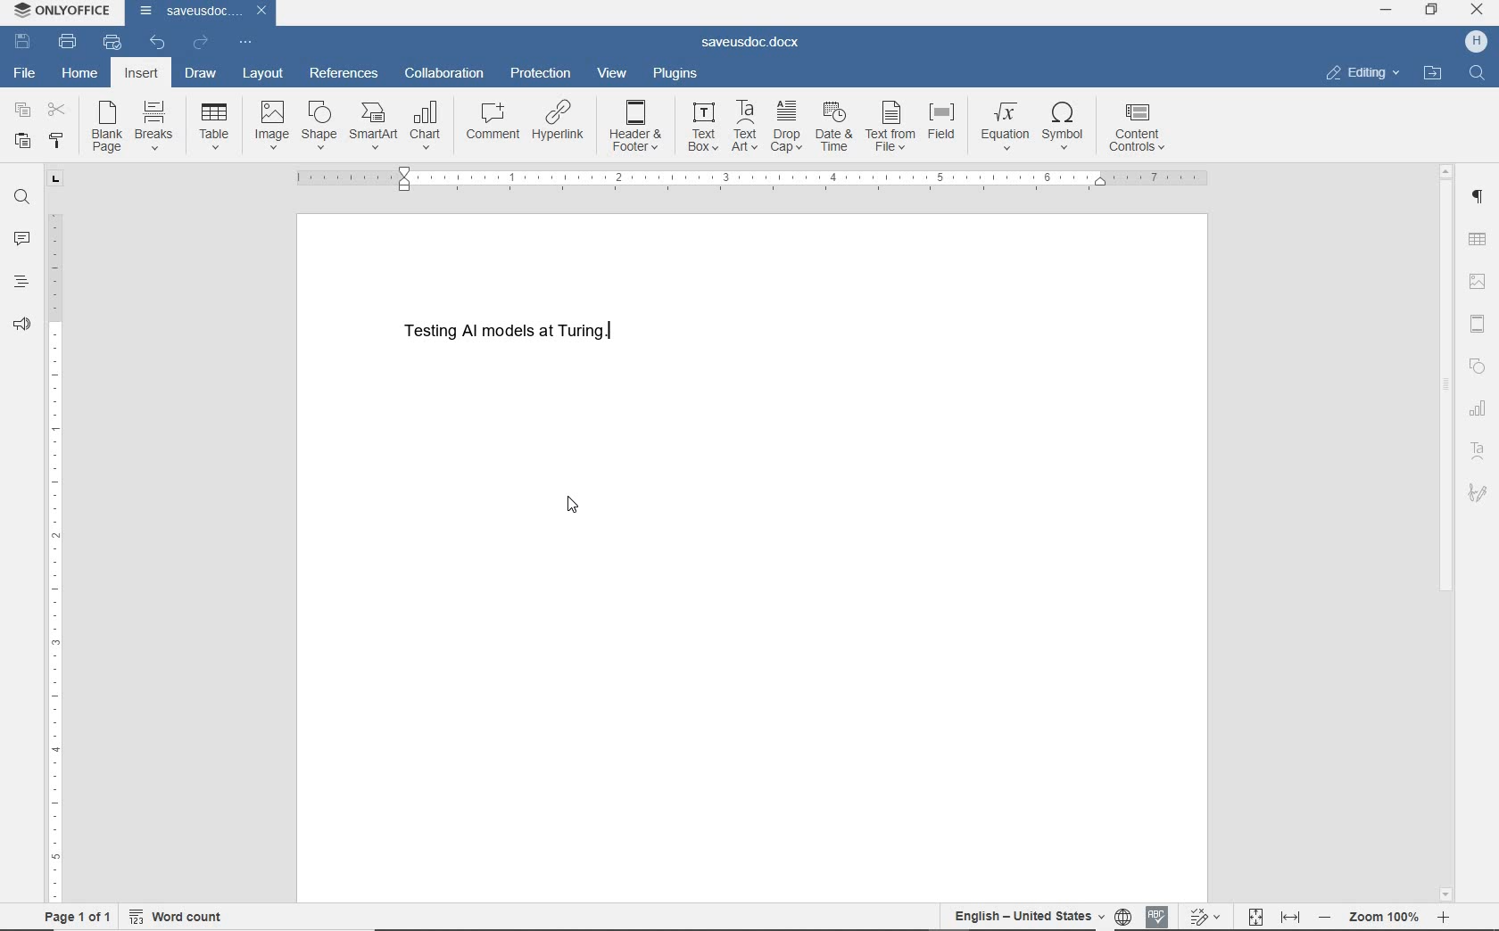  What do you see at coordinates (489, 122) in the screenshot?
I see `comment` at bounding box center [489, 122].